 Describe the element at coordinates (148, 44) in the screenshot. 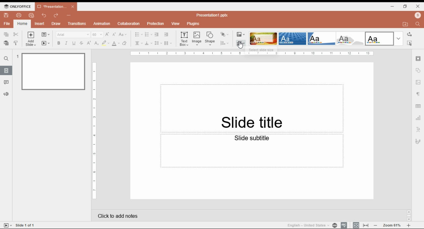

I see `vertical alignment` at that location.